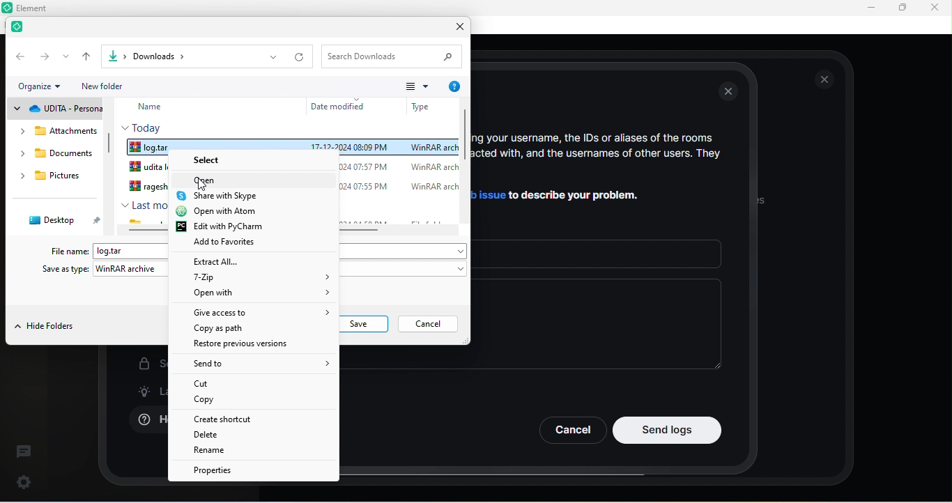 Image resolution: width=952 pixels, height=503 pixels. Describe the element at coordinates (245, 364) in the screenshot. I see `send to` at that location.